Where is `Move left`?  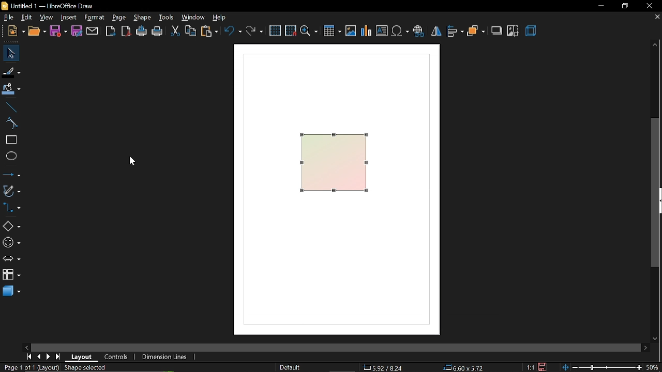
Move left is located at coordinates (28, 346).